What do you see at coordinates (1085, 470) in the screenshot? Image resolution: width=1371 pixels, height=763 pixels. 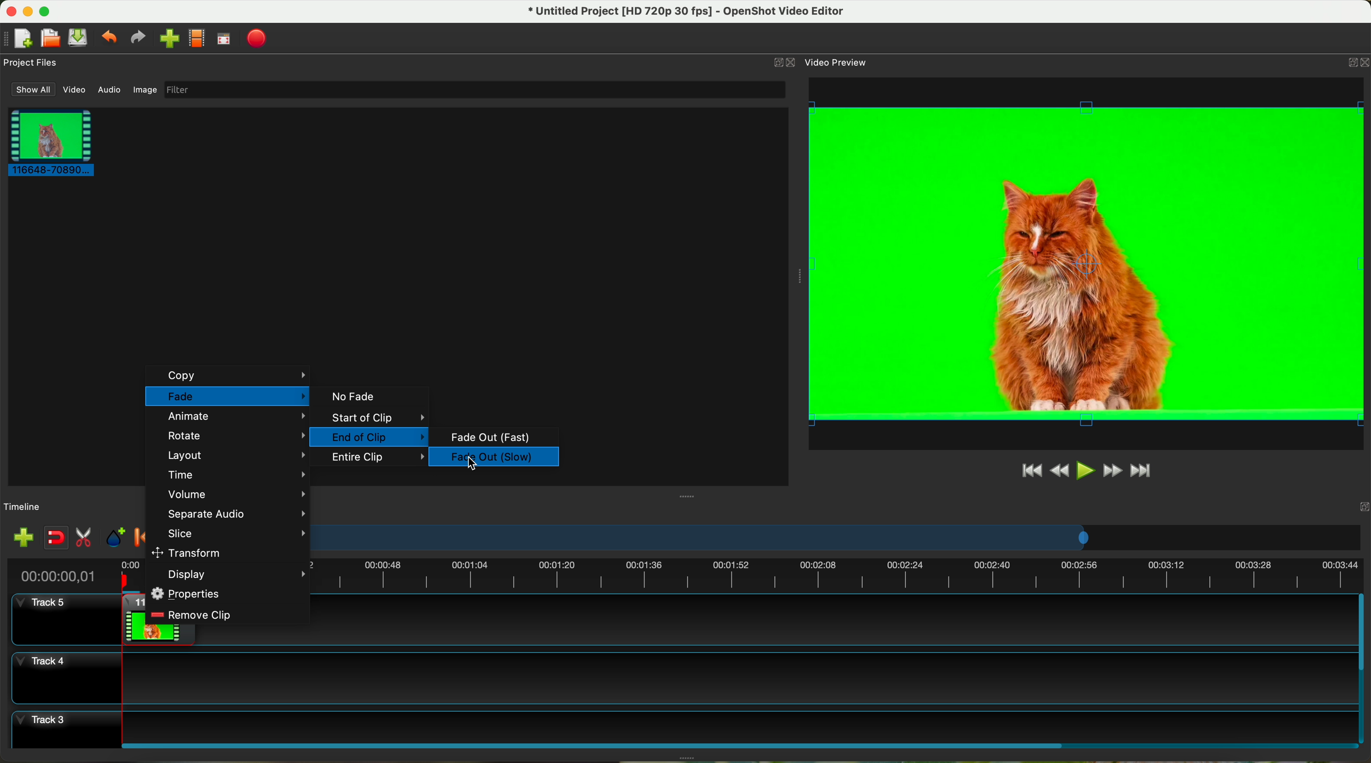 I see `play` at bounding box center [1085, 470].